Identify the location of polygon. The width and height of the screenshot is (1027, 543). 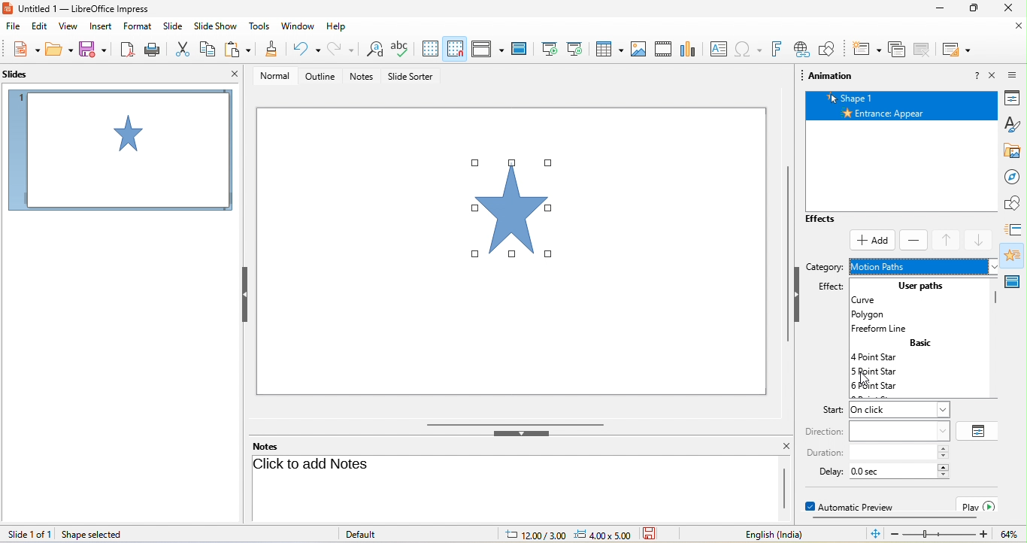
(875, 314).